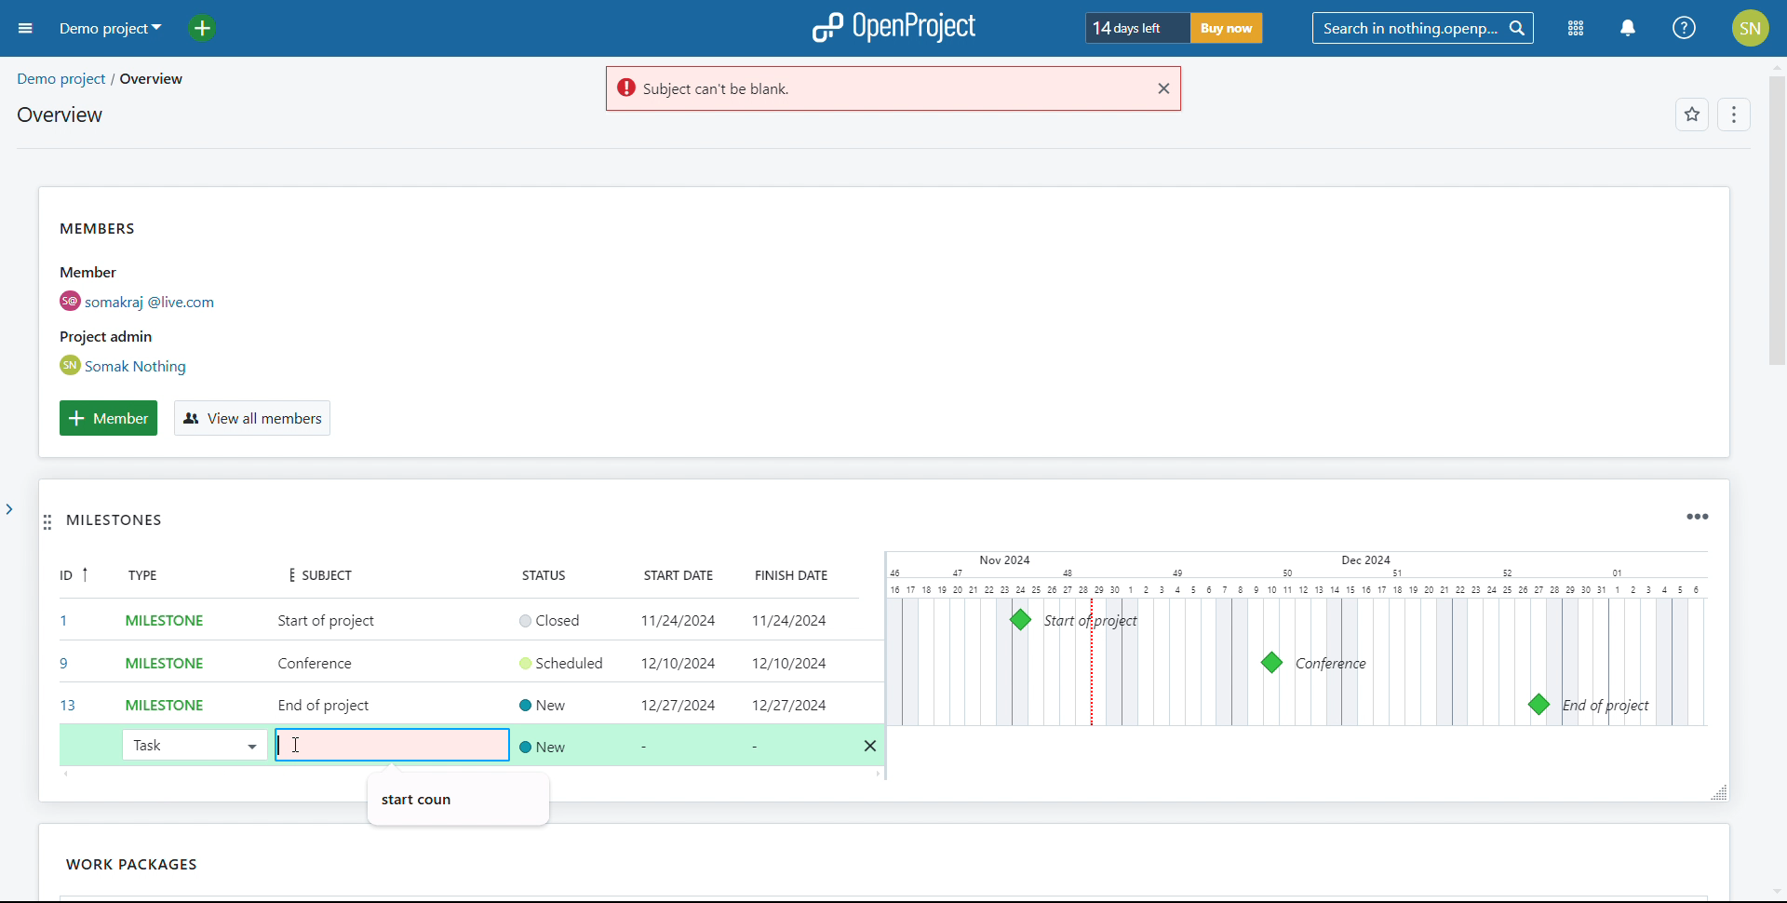 The width and height of the screenshot is (1787, 903). What do you see at coordinates (870, 89) in the screenshot?
I see `warning` at bounding box center [870, 89].